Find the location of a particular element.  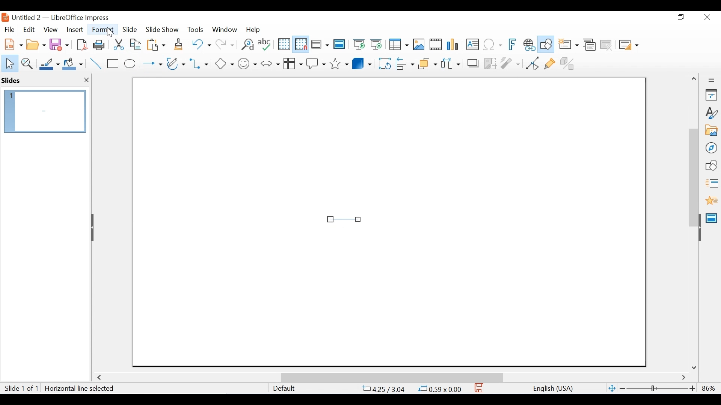

Undo is located at coordinates (200, 43).